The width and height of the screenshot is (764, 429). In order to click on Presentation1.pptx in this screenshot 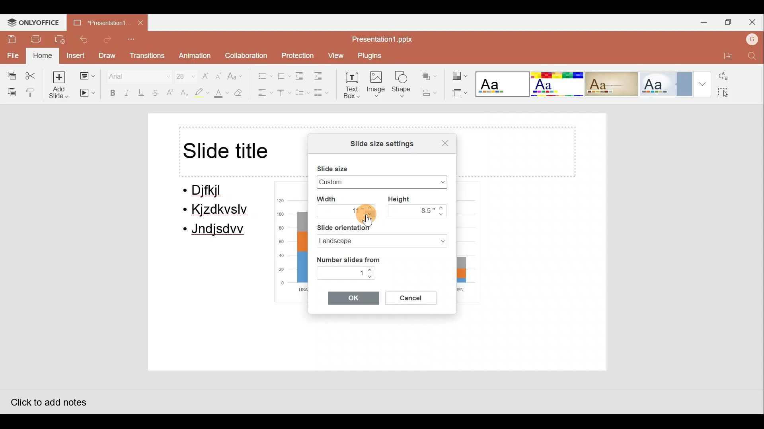, I will do `click(380, 39)`.